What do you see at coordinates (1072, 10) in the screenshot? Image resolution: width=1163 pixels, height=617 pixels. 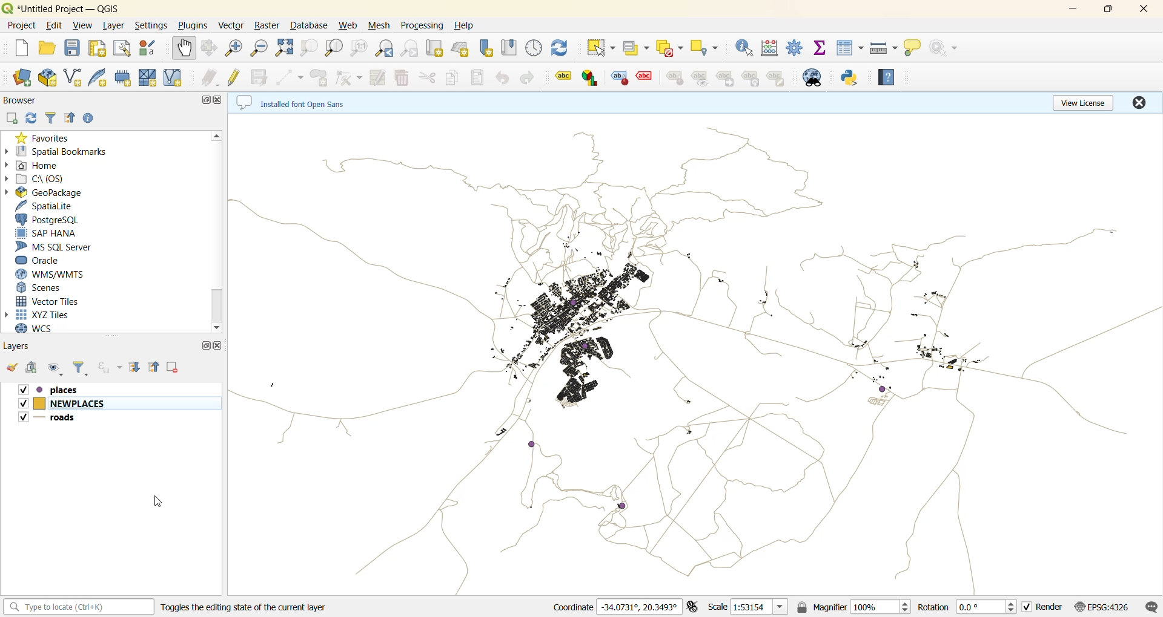 I see `minimzie` at bounding box center [1072, 10].